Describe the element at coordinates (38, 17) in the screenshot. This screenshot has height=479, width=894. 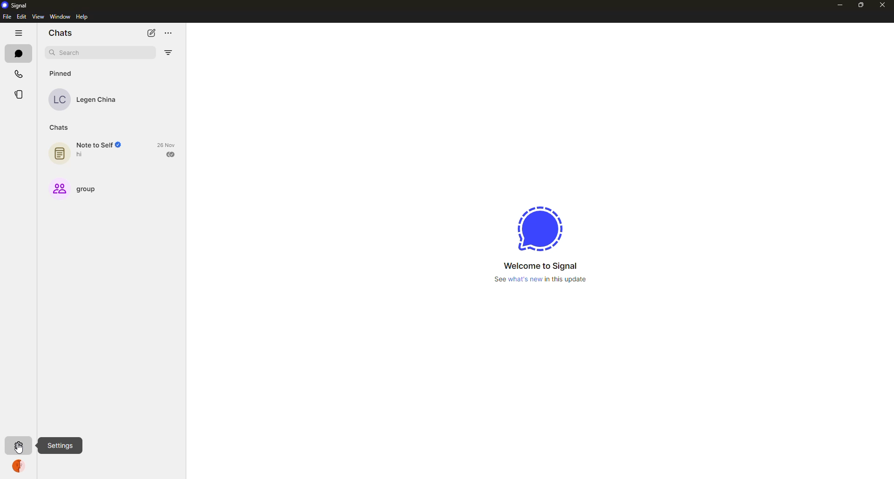
I see `view` at that location.